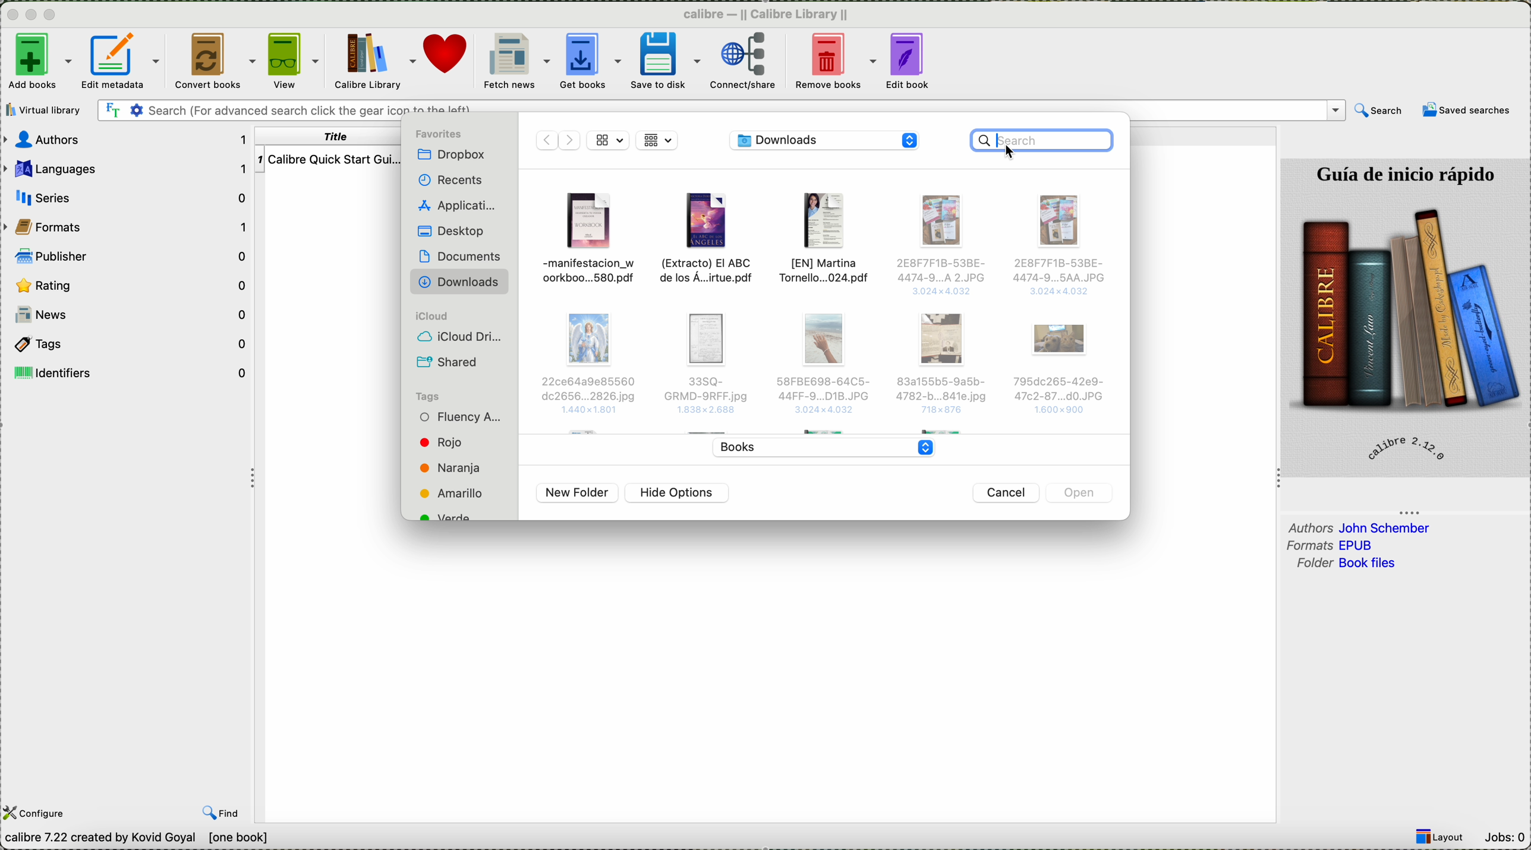 Image resolution: width=1531 pixels, height=850 pixels. What do you see at coordinates (1060, 244) in the screenshot?
I see `` at bounding box center [1060, 244].